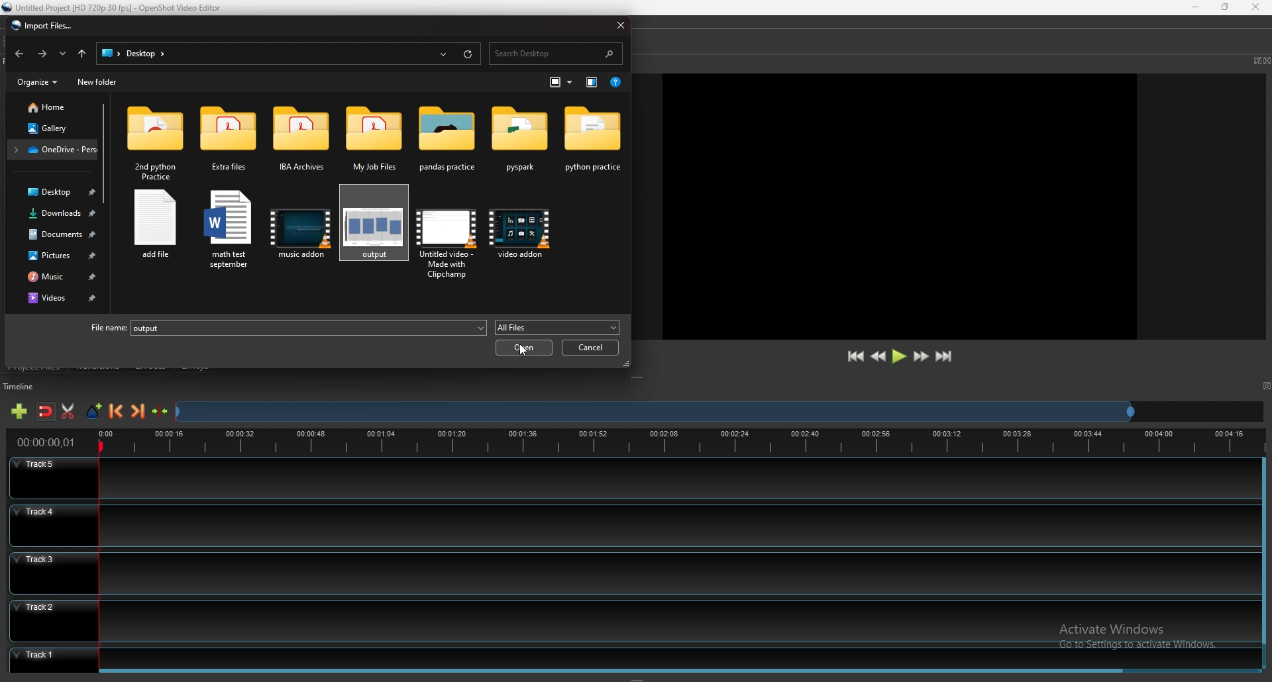 This screenshot has height=682, width=1272. Describe the element at coordinates (628, 656) in the screenshot. I see `track 1` at that location.